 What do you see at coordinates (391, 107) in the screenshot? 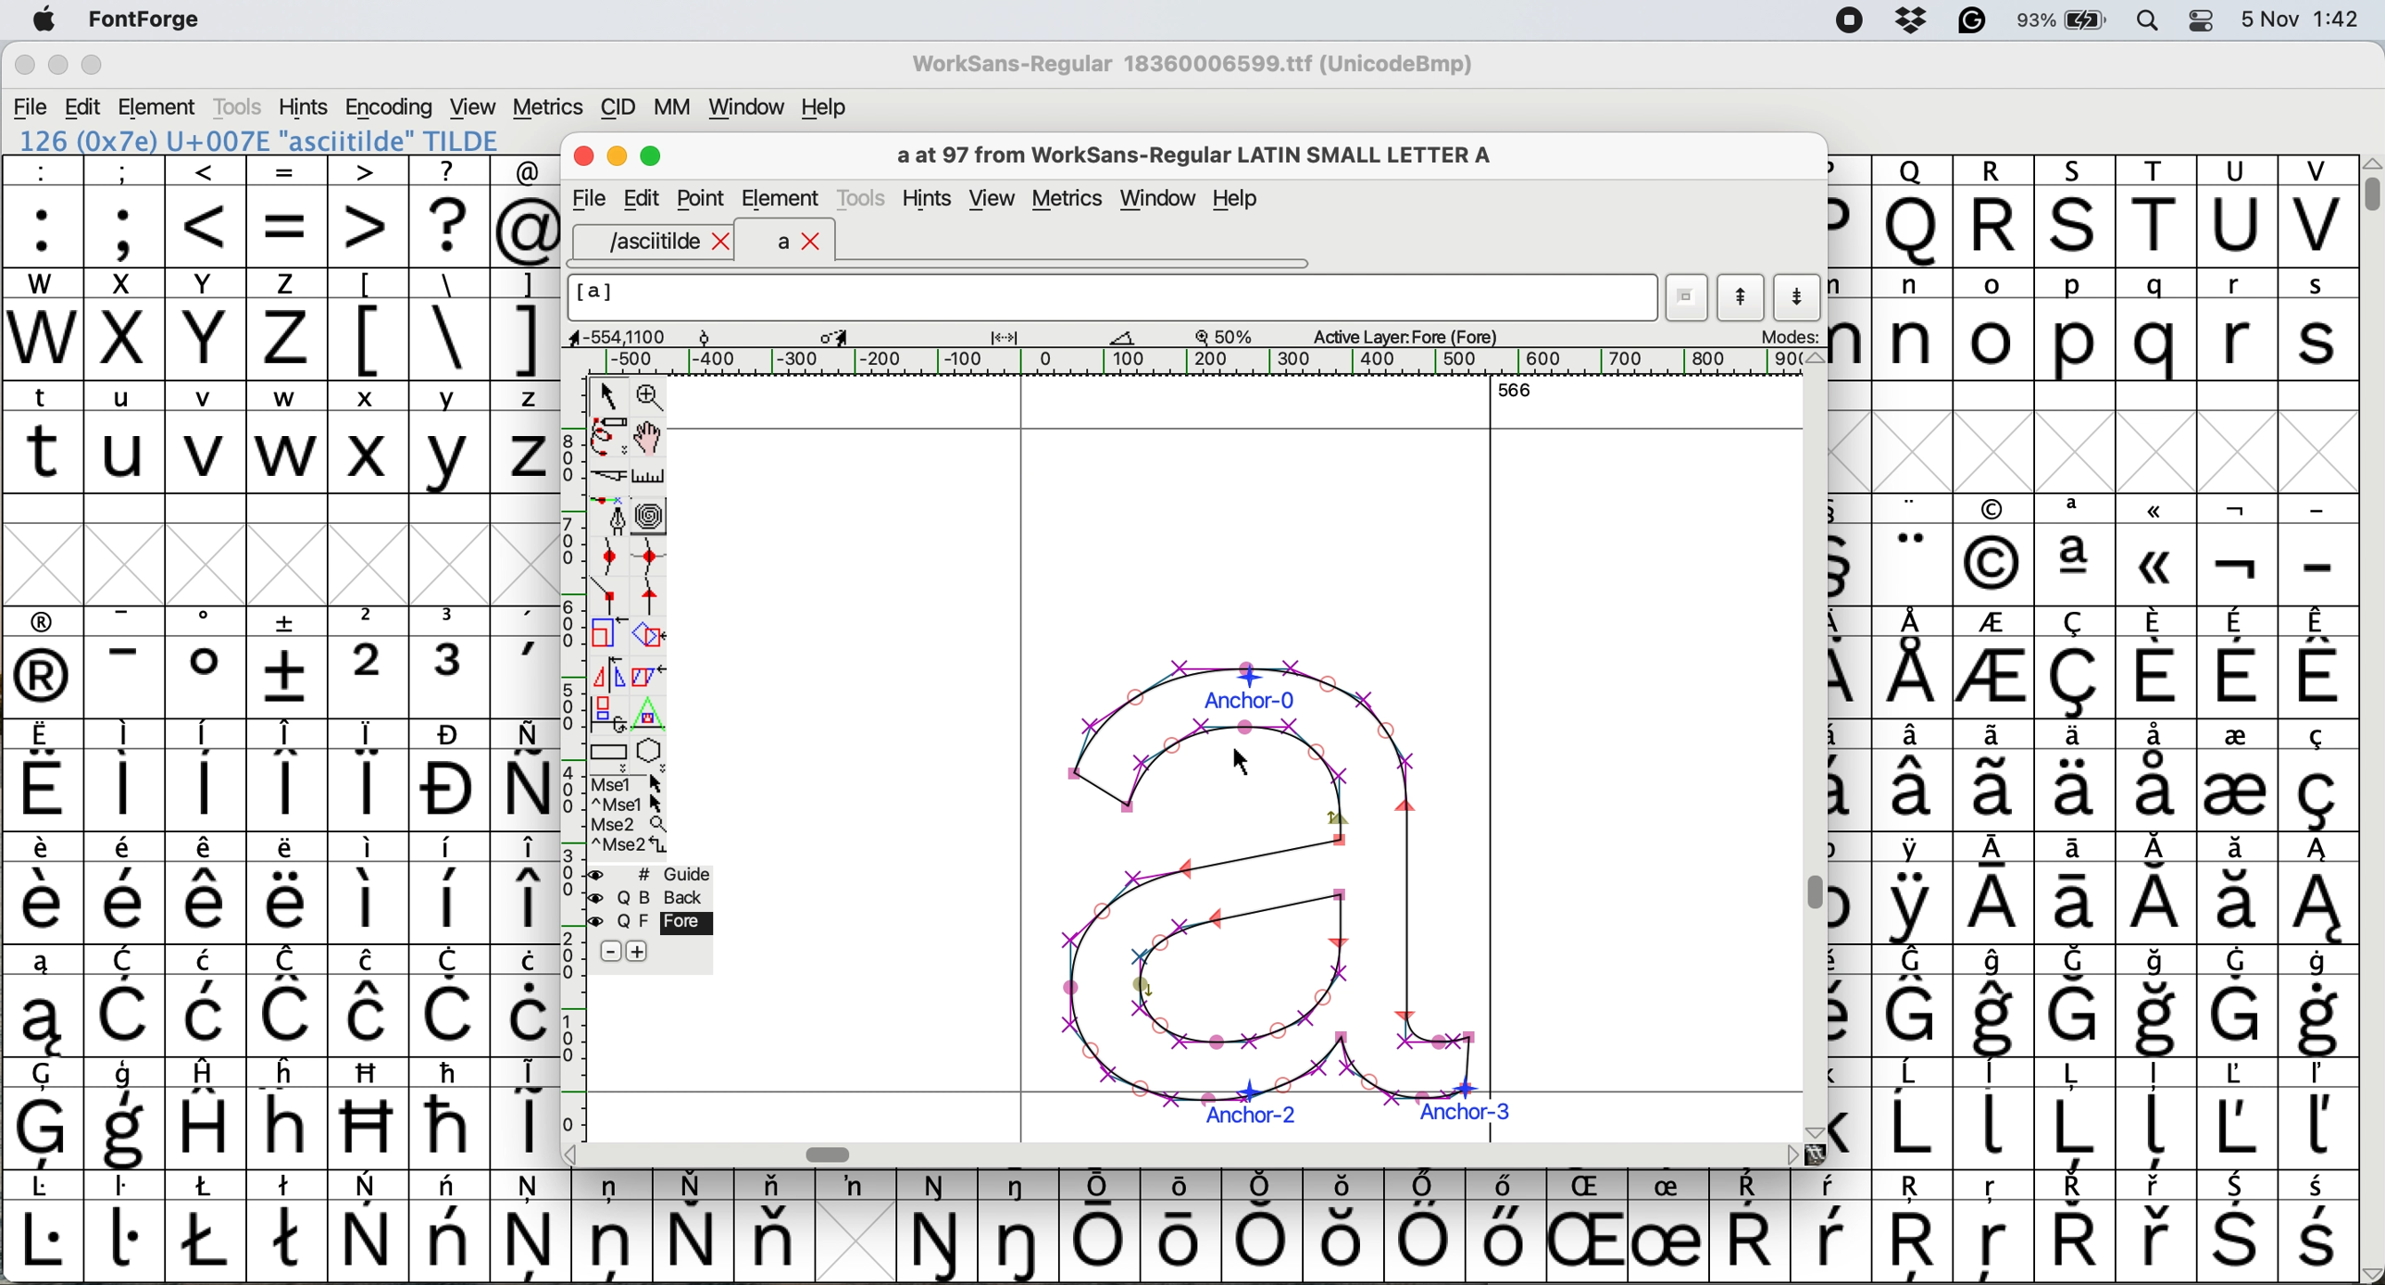
I see `encoding` at bounding box center [391, 107].